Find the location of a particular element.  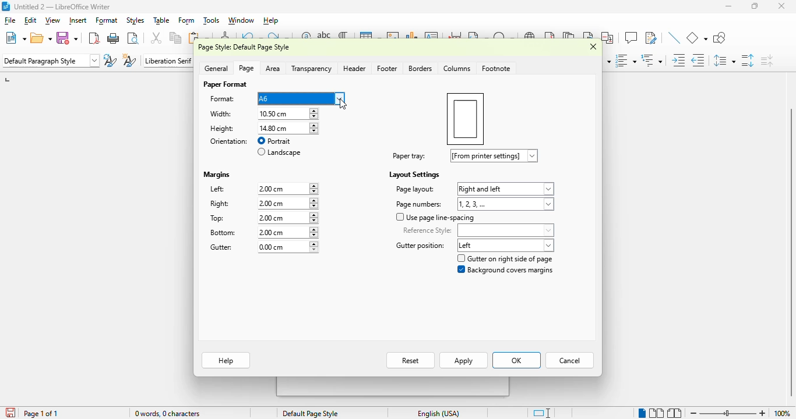

font name is located at coordinates (168, 60).